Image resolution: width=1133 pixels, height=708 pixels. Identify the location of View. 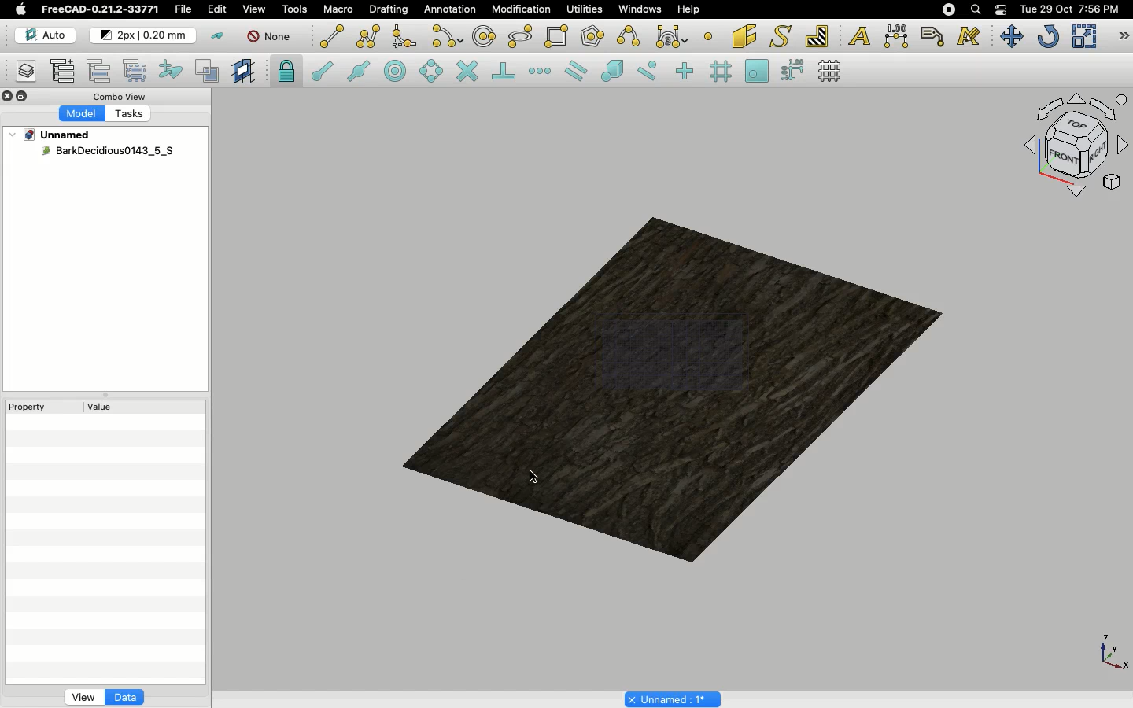
(83, 696).